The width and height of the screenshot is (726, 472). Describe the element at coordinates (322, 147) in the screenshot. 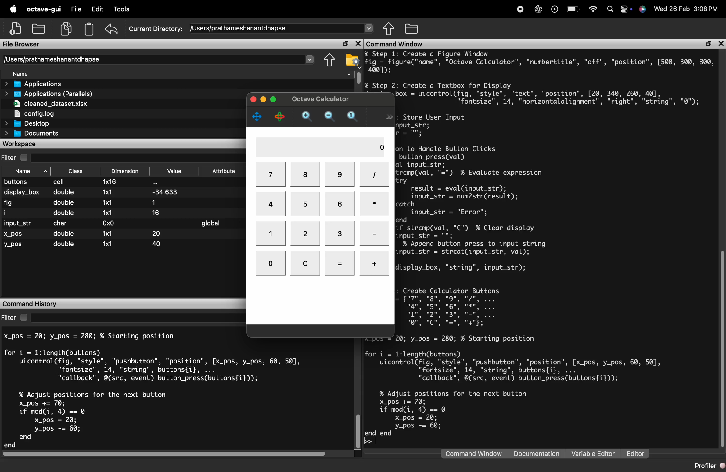

I see `0` at that location.